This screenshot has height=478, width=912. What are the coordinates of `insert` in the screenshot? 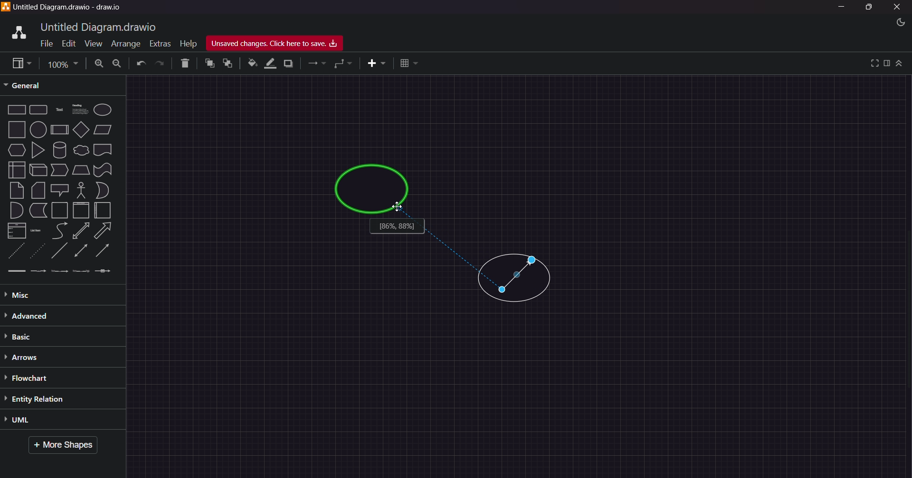 It's located at (373, 64).